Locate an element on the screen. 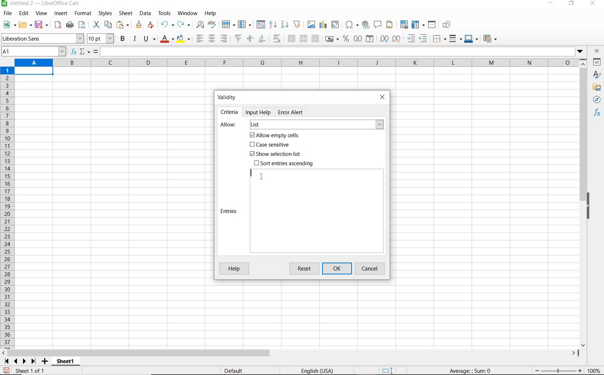  sheet1 is located at coordinates (65, 362).